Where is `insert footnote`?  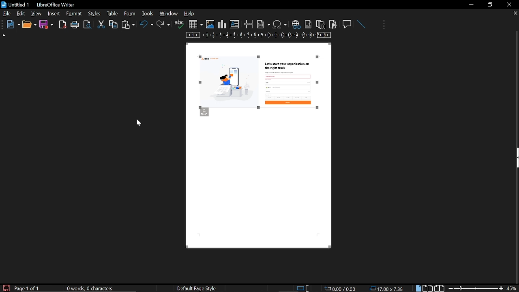
insert footnote is located at coordinates (307, 24).